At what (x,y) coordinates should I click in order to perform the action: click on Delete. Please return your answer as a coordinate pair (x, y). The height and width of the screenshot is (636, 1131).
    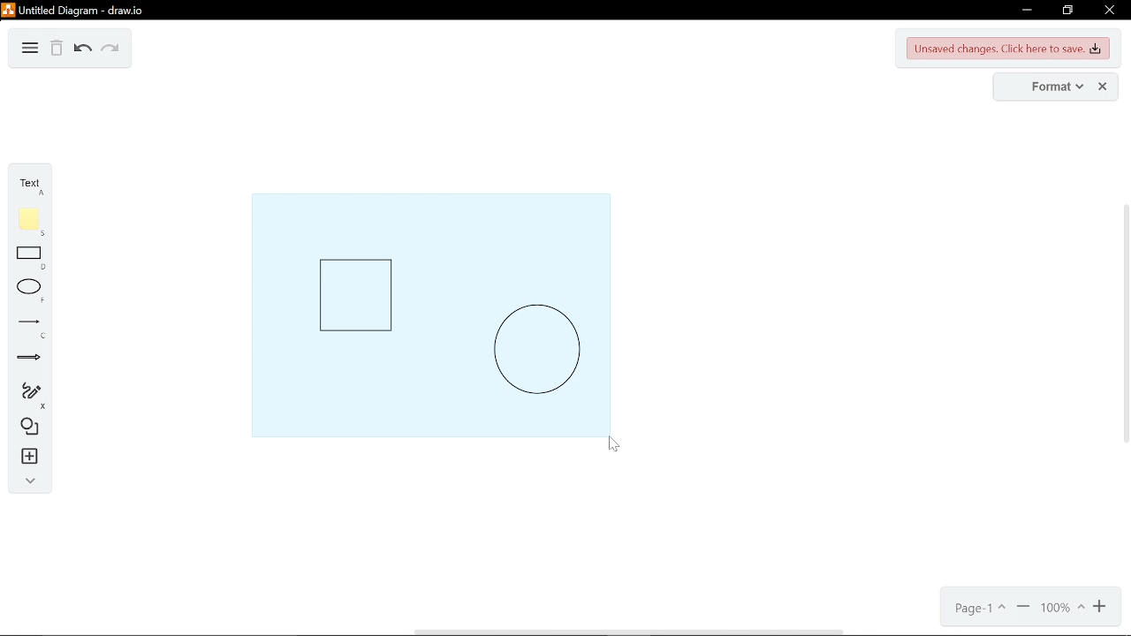
    Looking at the image, I should click on (57, 49).